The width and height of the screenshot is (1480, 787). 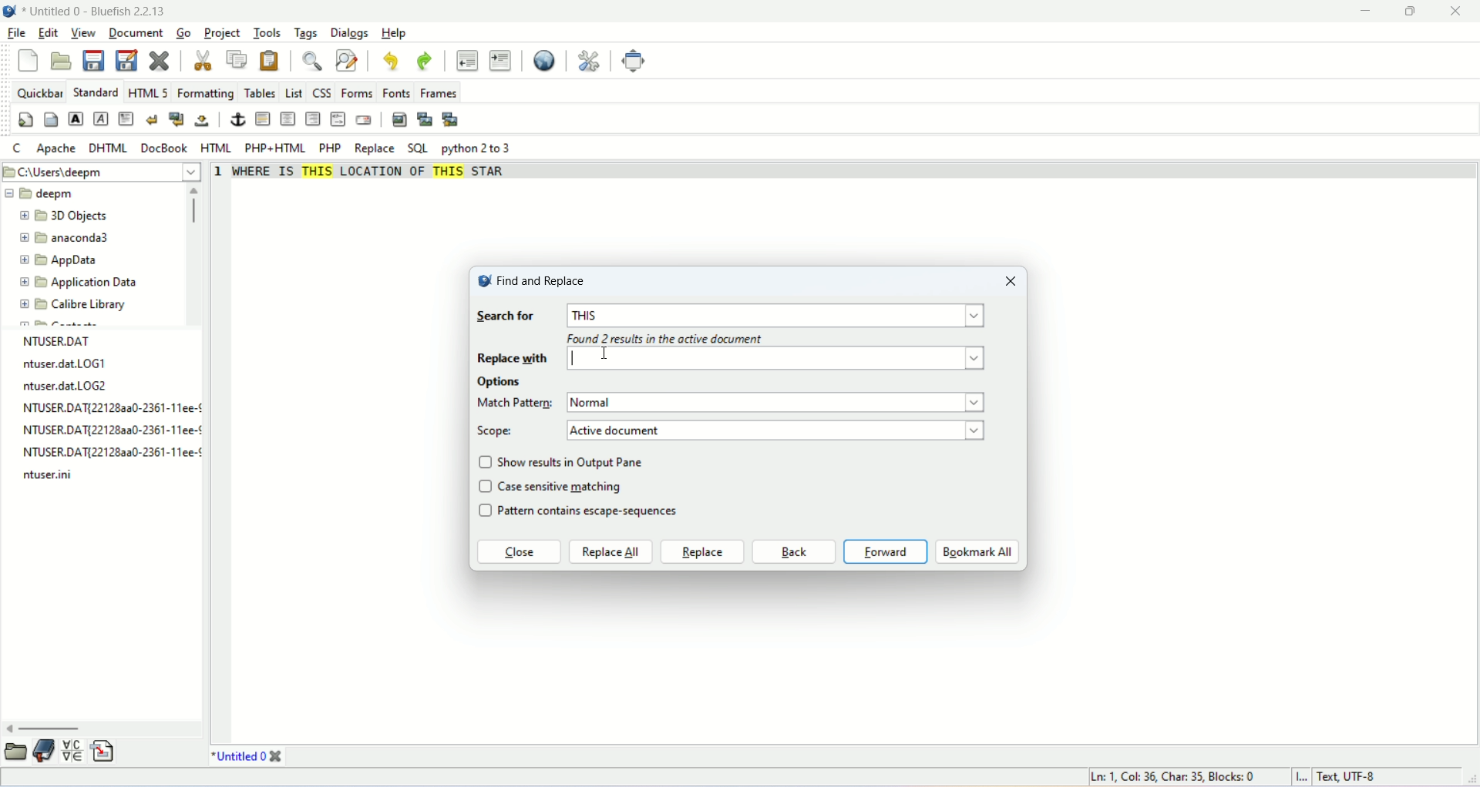 I want to click on Untitled, so click(x=238, y=755).